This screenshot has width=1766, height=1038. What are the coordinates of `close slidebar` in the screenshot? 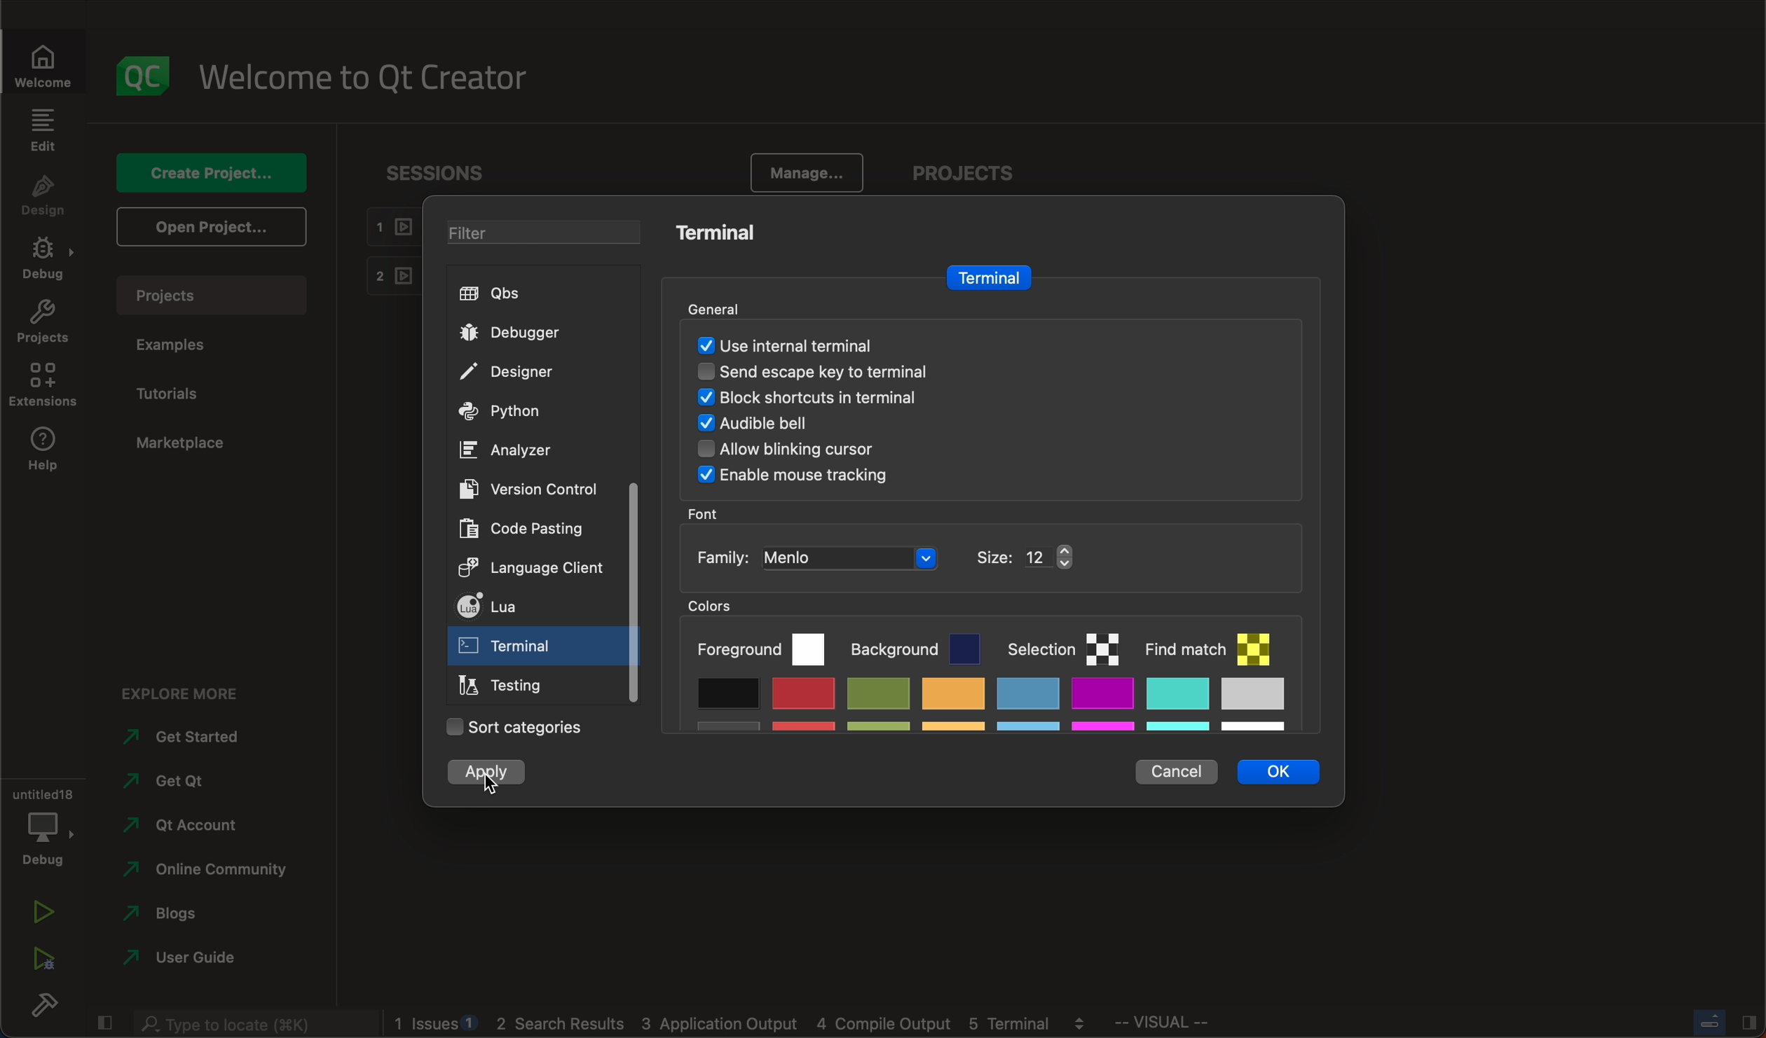 It's located at (104, 1023).